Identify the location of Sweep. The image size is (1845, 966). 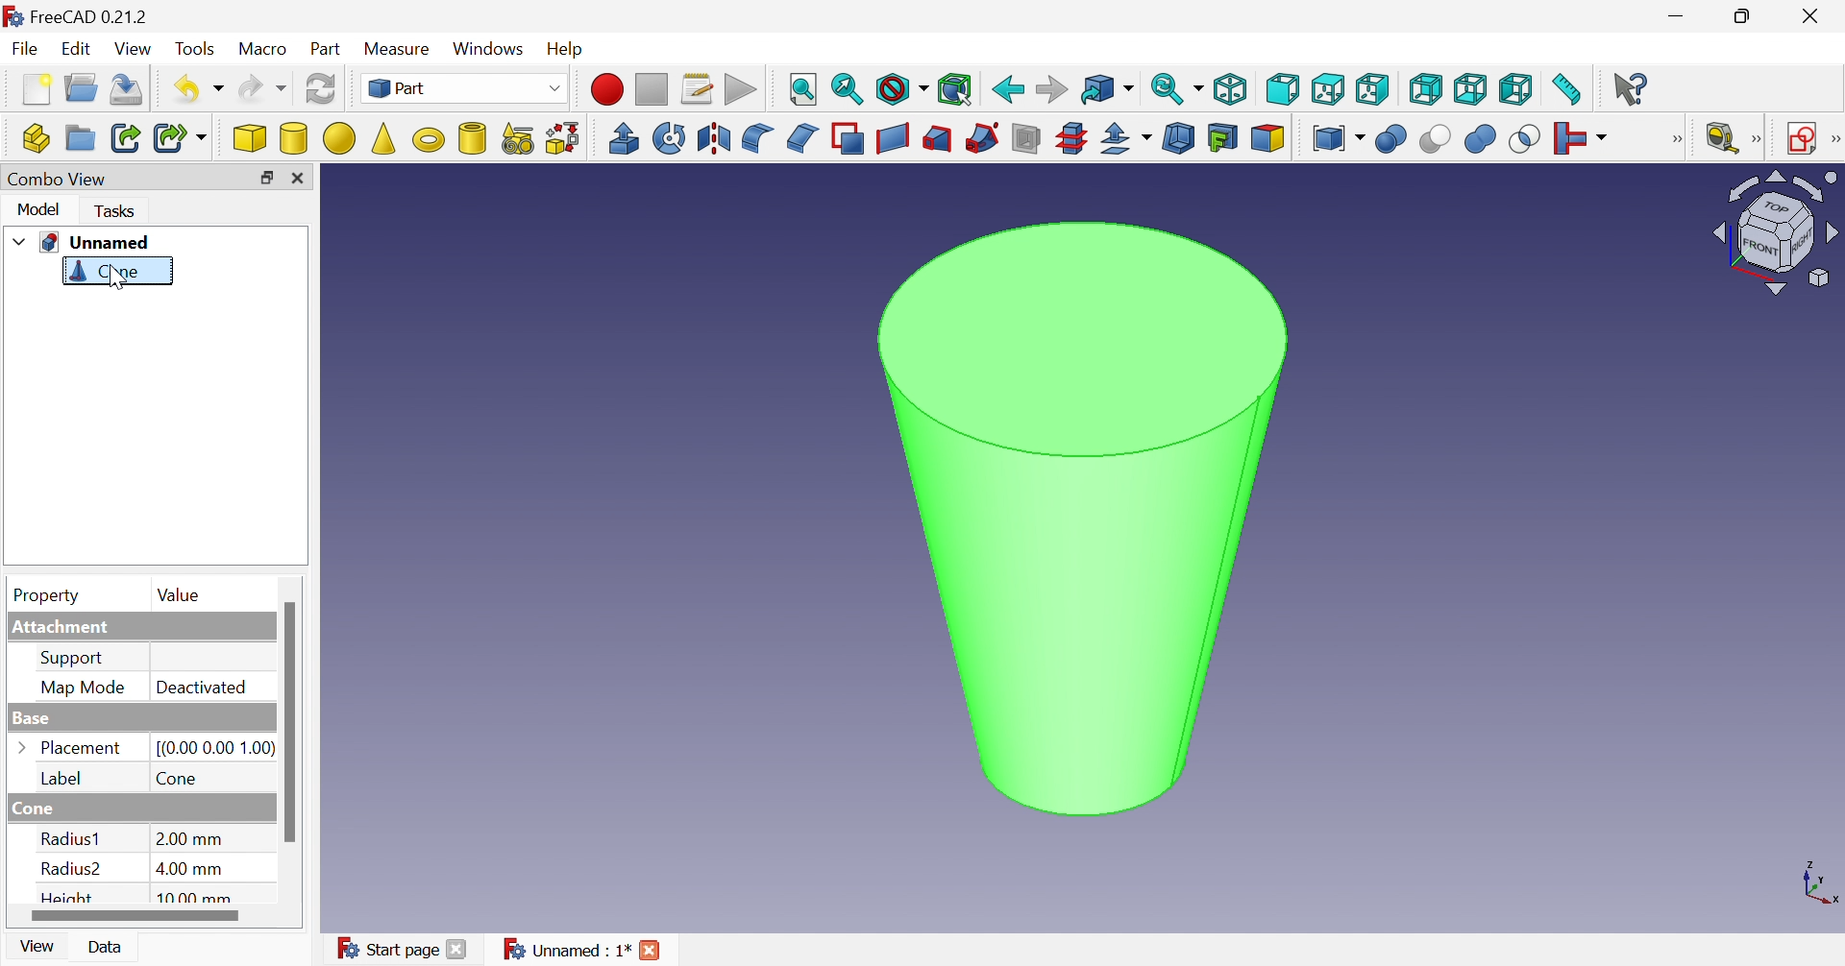
(982, 136).